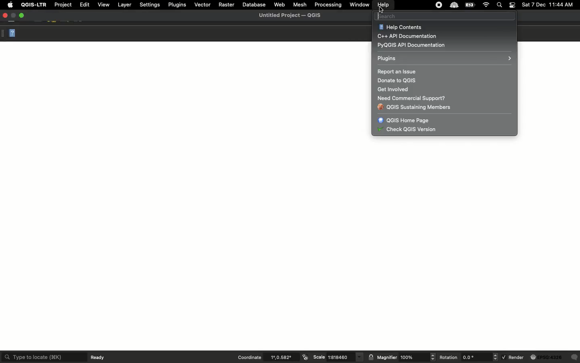 This screenshot has width=580, height=363. What do you see at coordinates (402, 358) in the screenshot?
I see `Magnifier` at bounding box center [402, 358].